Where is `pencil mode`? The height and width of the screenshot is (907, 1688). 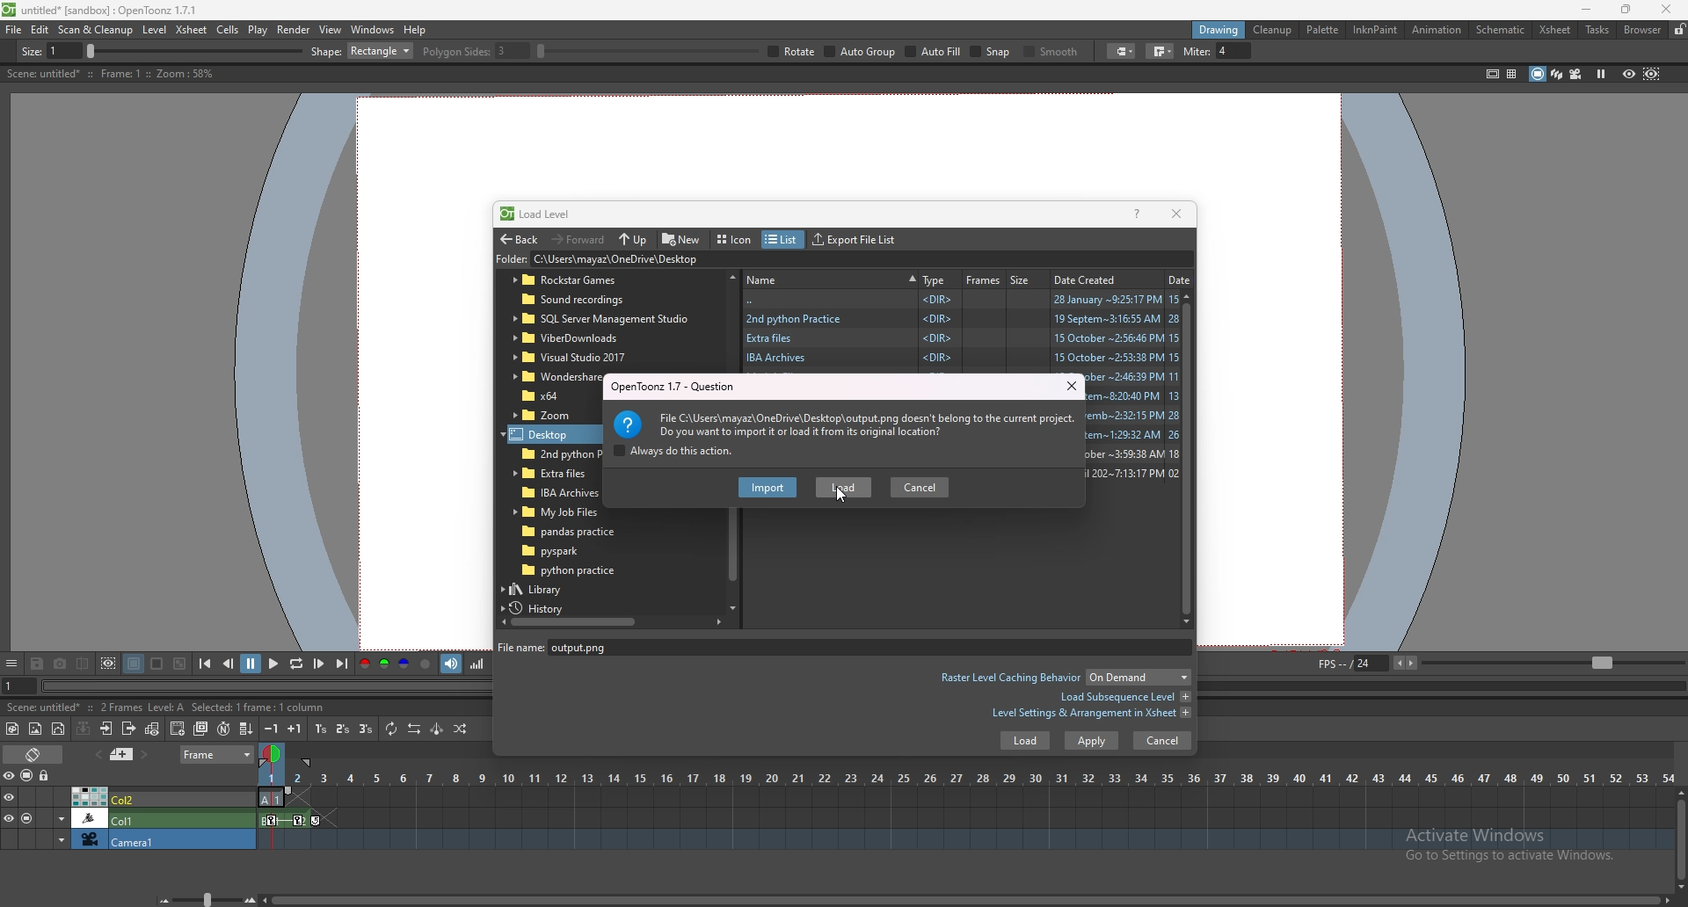
pencil mode is located at coordinates (1284, 51).